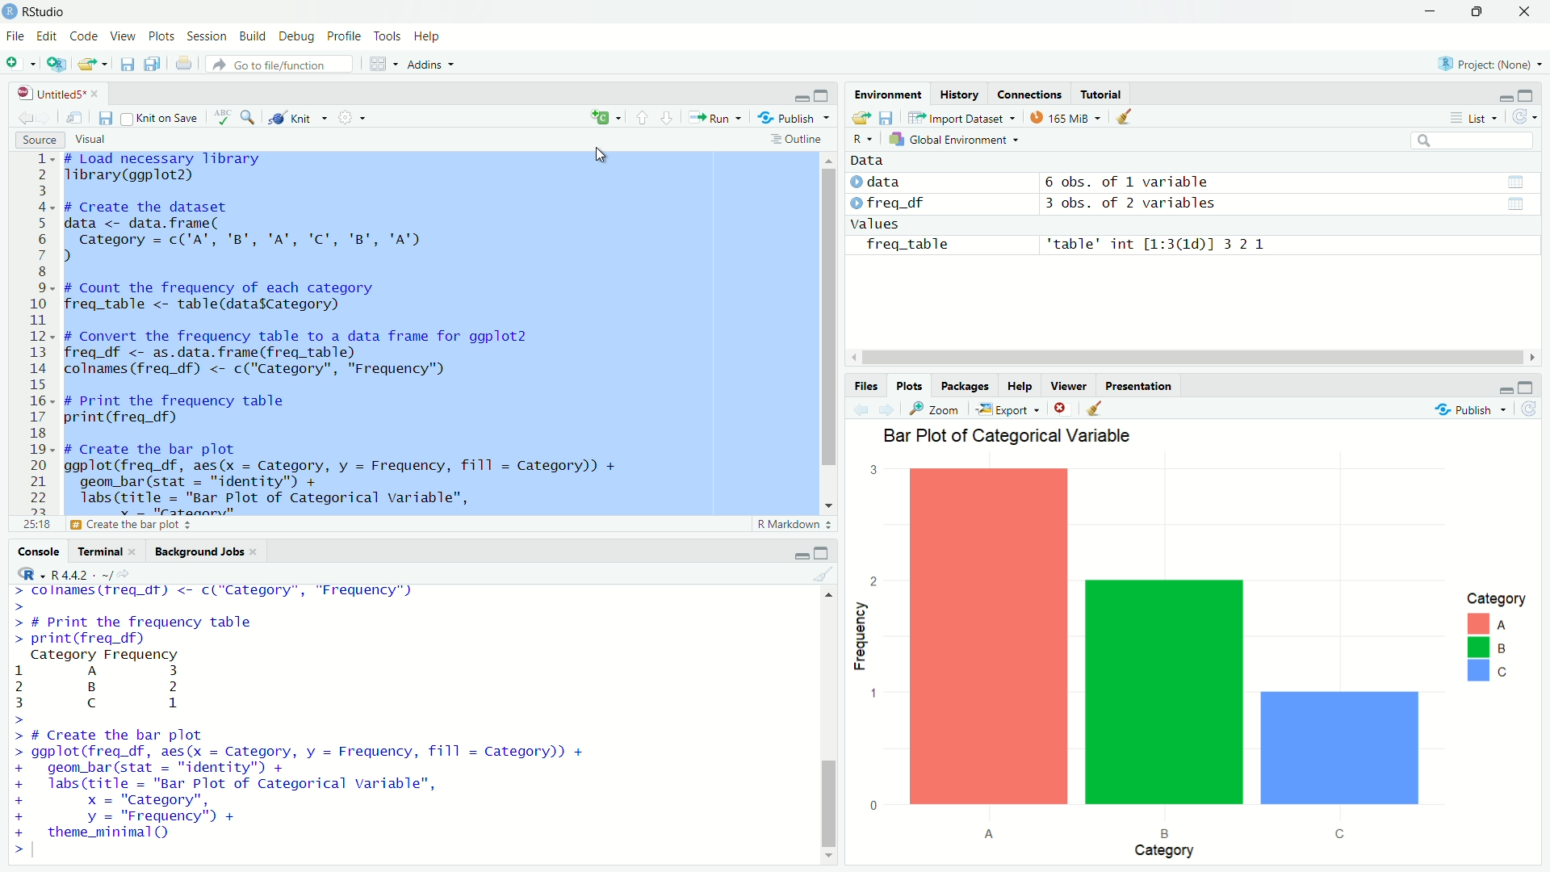 The image size is (1550, 872). I want to click on knit, so click(297, 118).